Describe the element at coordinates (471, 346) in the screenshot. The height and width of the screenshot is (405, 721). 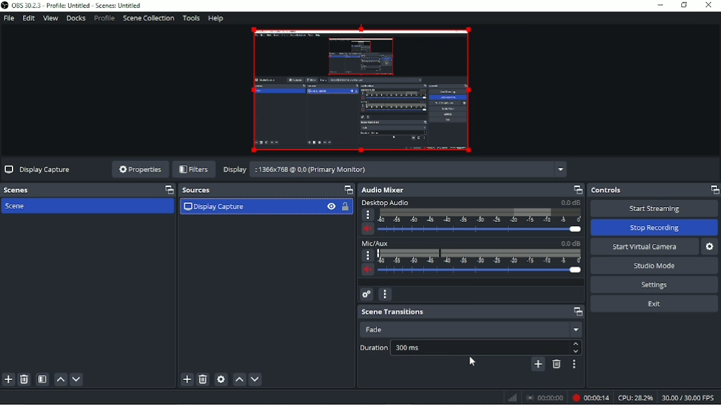
I see `Duration` at that location.